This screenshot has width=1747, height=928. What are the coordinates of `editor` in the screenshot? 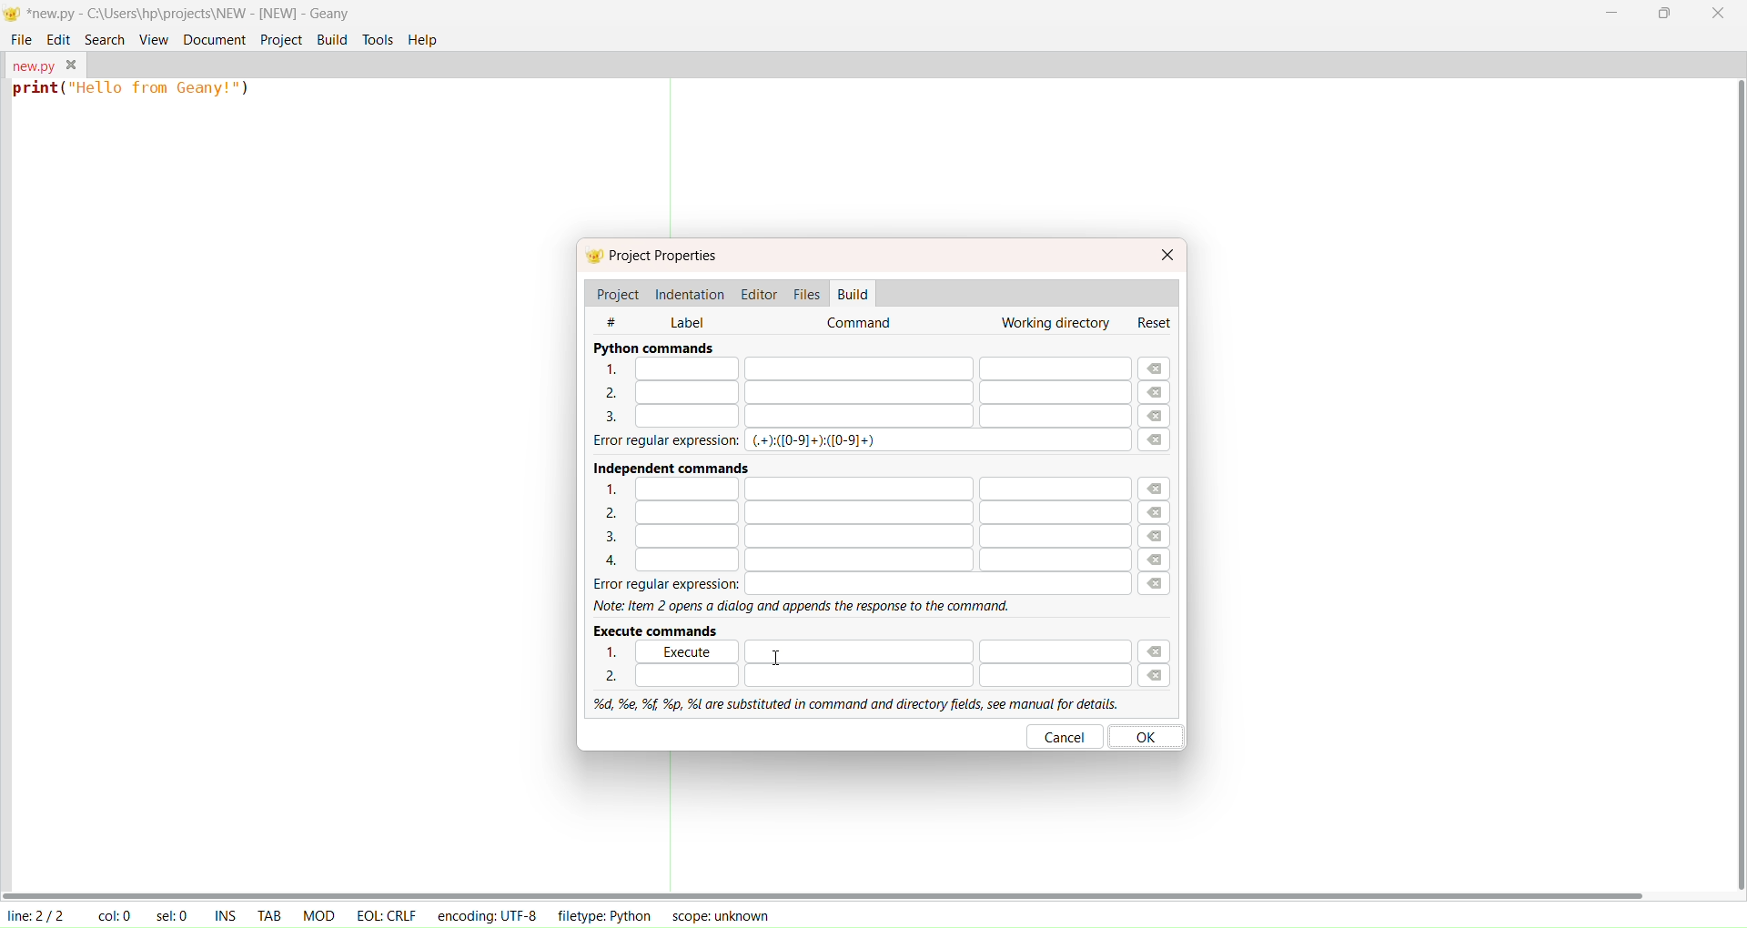 It's located at (761, 293).